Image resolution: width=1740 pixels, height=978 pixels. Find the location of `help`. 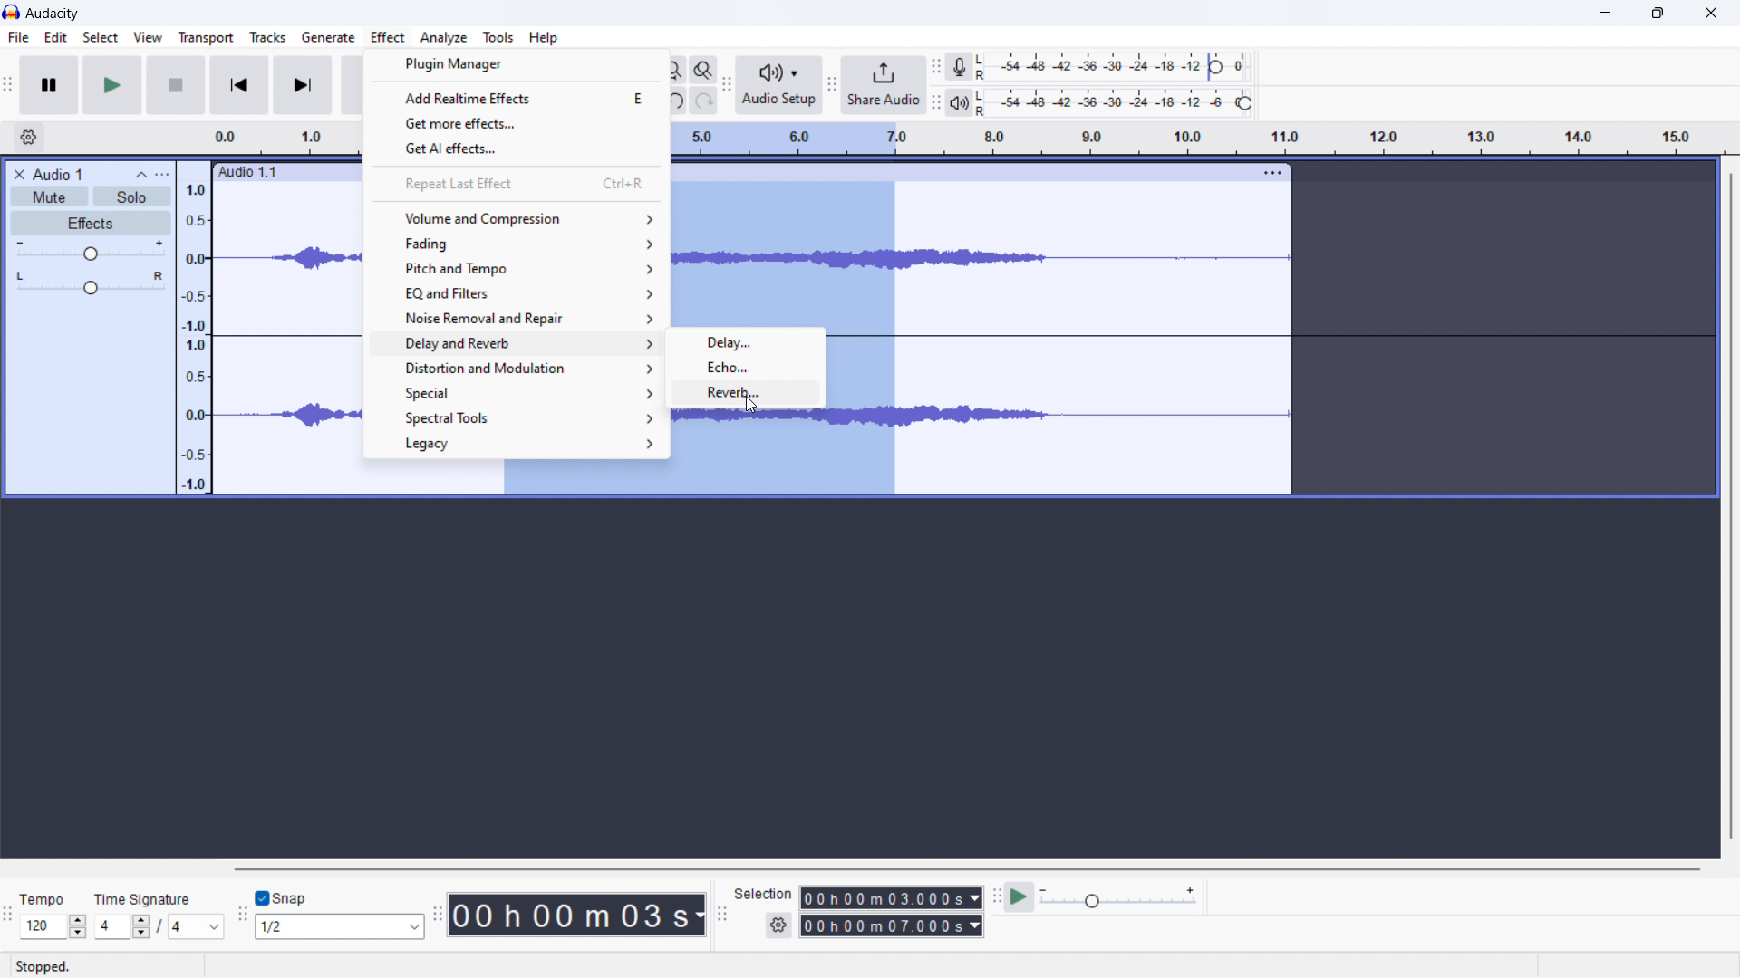

help is located at coordinates (542, 38).